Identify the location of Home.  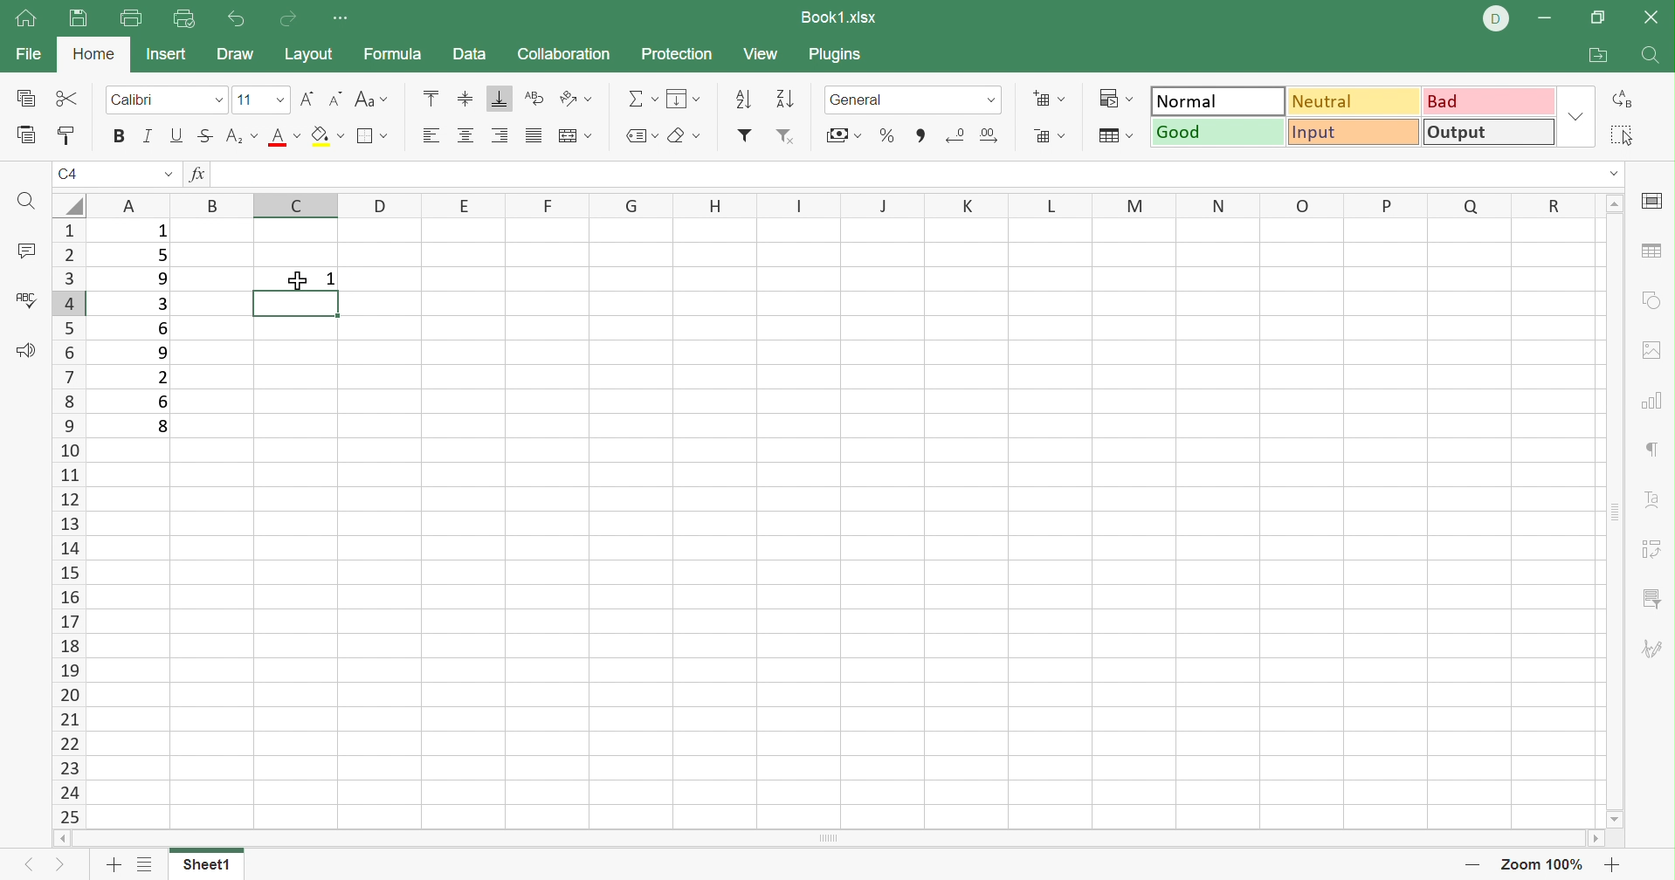
(28, 21).